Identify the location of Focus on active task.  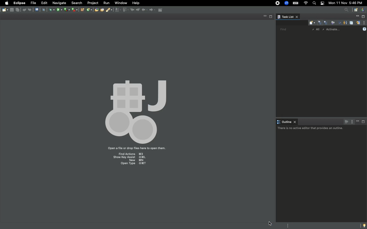
(346, 121).